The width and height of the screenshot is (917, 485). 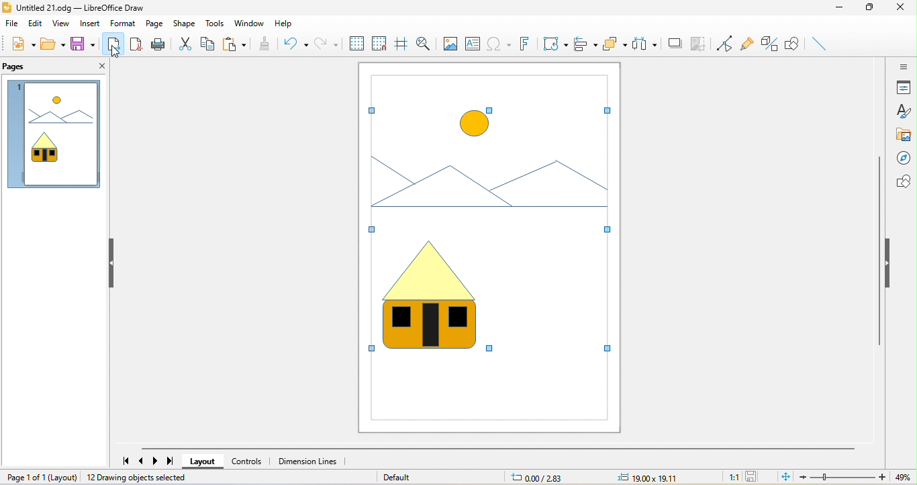 What do you see at coordinates (751, 46) in the screenshot?
I see `show gluepoint functions` at bounding box center [751, 46].